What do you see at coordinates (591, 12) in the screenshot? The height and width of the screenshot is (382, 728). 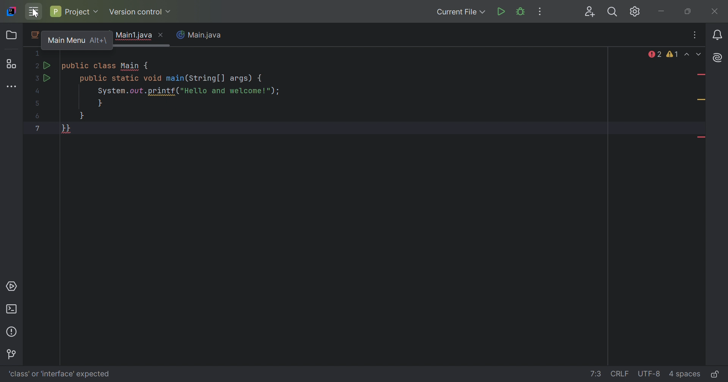 I see `Code With Me` at bounding box center [591, 12].